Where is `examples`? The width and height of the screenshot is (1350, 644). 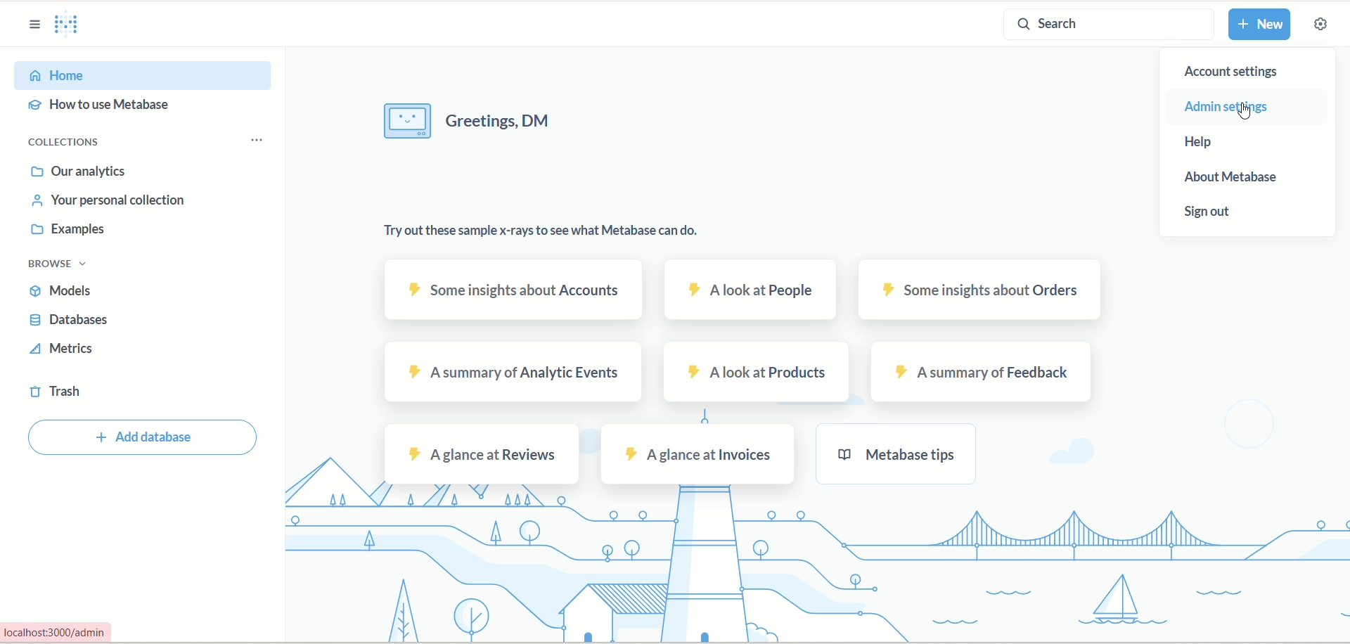 examples is located at coordinates (67, 232).